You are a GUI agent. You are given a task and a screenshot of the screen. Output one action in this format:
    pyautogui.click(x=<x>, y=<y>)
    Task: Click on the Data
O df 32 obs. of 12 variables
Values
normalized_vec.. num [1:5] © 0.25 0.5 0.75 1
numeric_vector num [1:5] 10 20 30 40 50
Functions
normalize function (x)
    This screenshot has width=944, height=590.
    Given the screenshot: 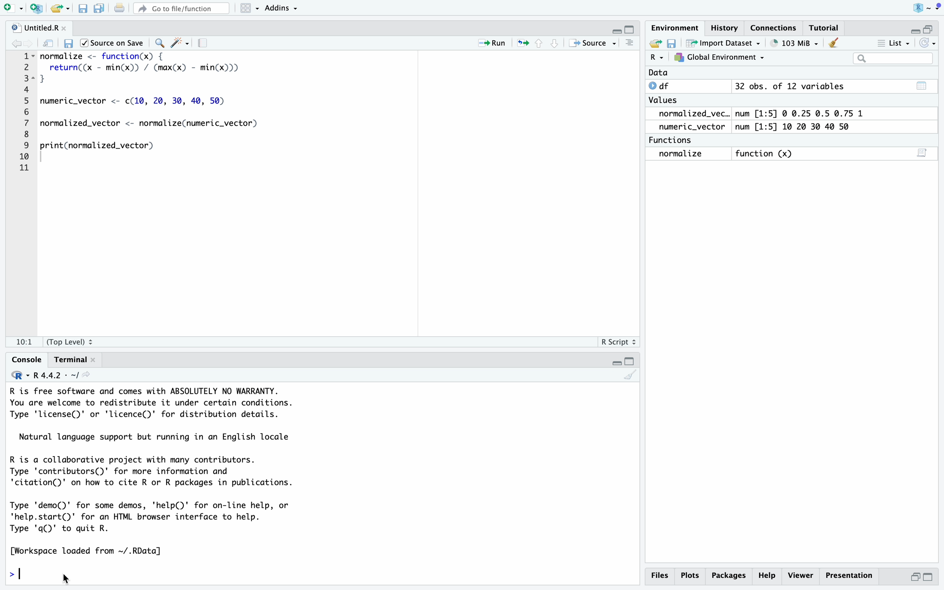 What is the action you would take?
    pyautogui.click(x=759, y=117)
    